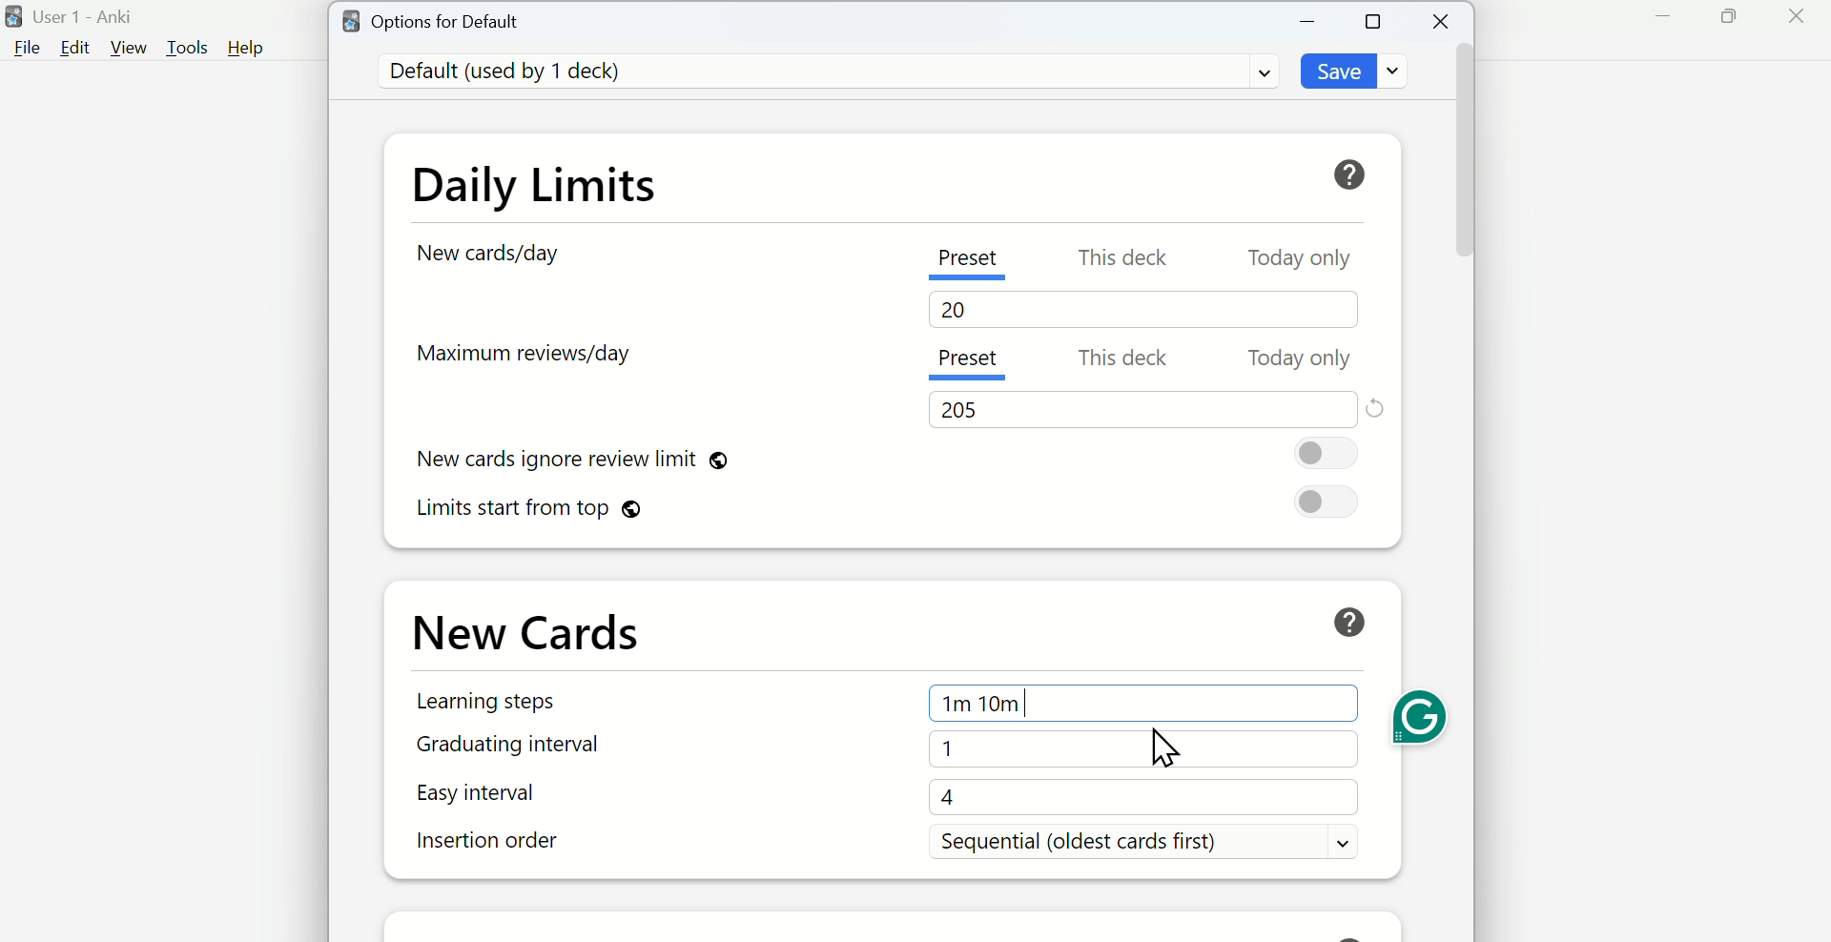  I want to click on Present, so click(970, 359).